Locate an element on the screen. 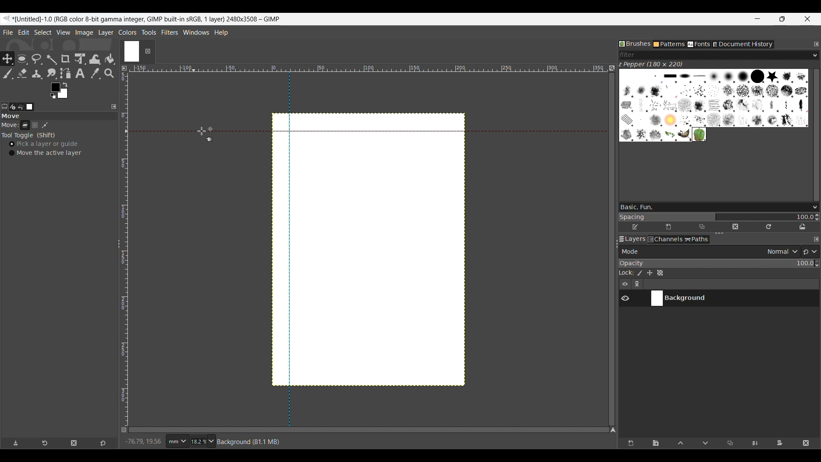 The height and width of the screenshot is (462, 821). Wrap transform is located at coordinates (95, 59).